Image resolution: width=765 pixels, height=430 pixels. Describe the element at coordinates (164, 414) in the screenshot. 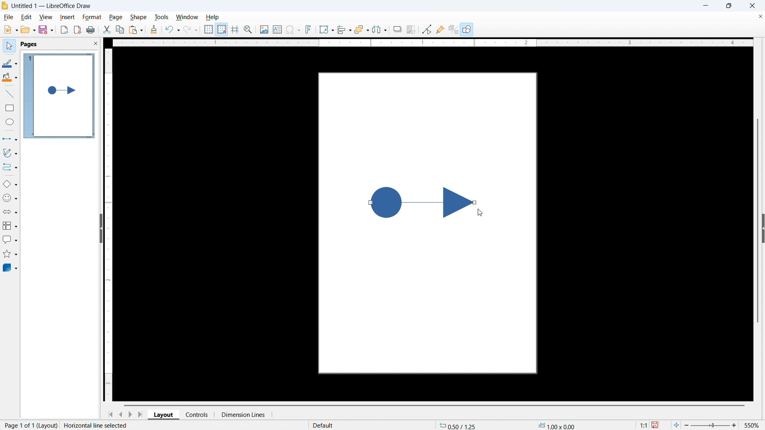

I see `Layout ` at that location.